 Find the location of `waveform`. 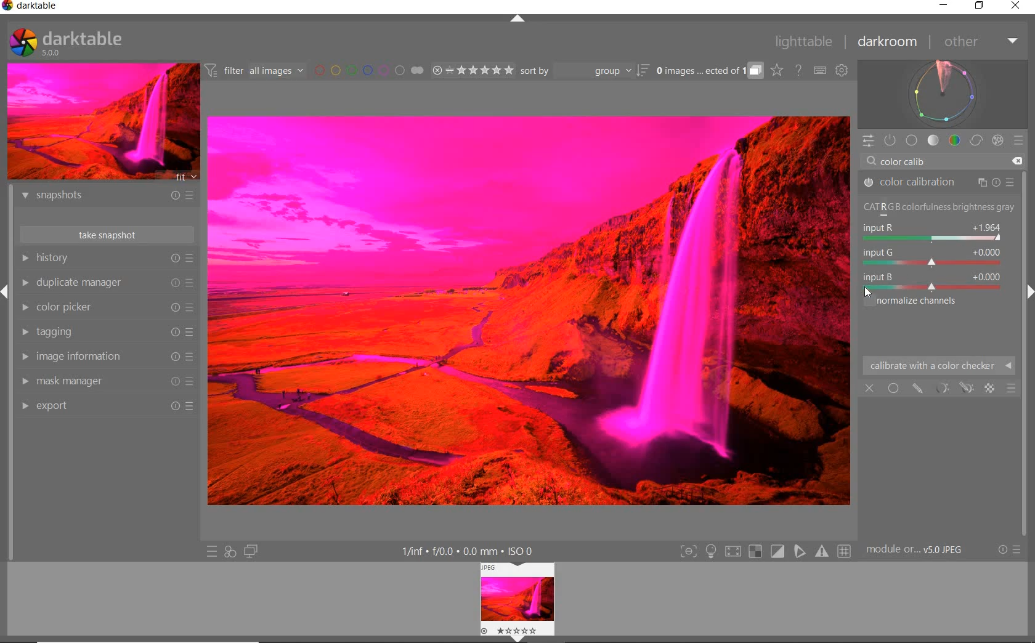

waveform is located at coordinates (943, 94).